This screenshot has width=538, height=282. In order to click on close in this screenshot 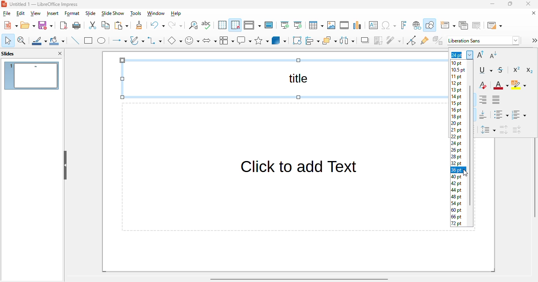, I will do `click(528, 4)`.